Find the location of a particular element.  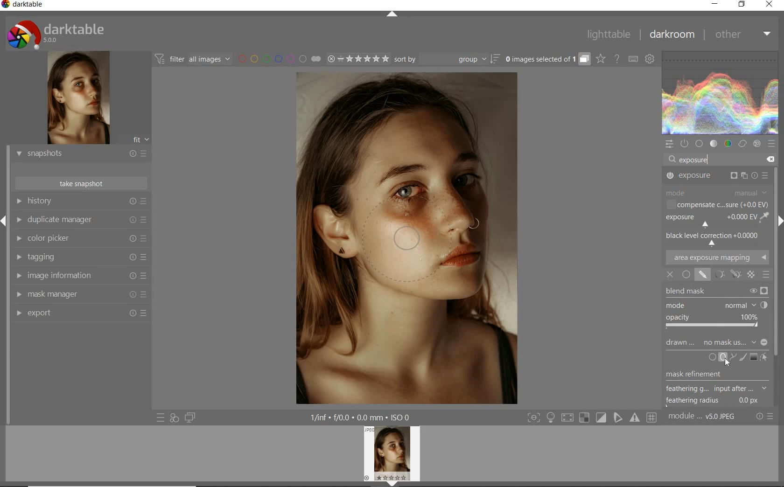

display a second darkroom image below is located at coordinates (188, 417).